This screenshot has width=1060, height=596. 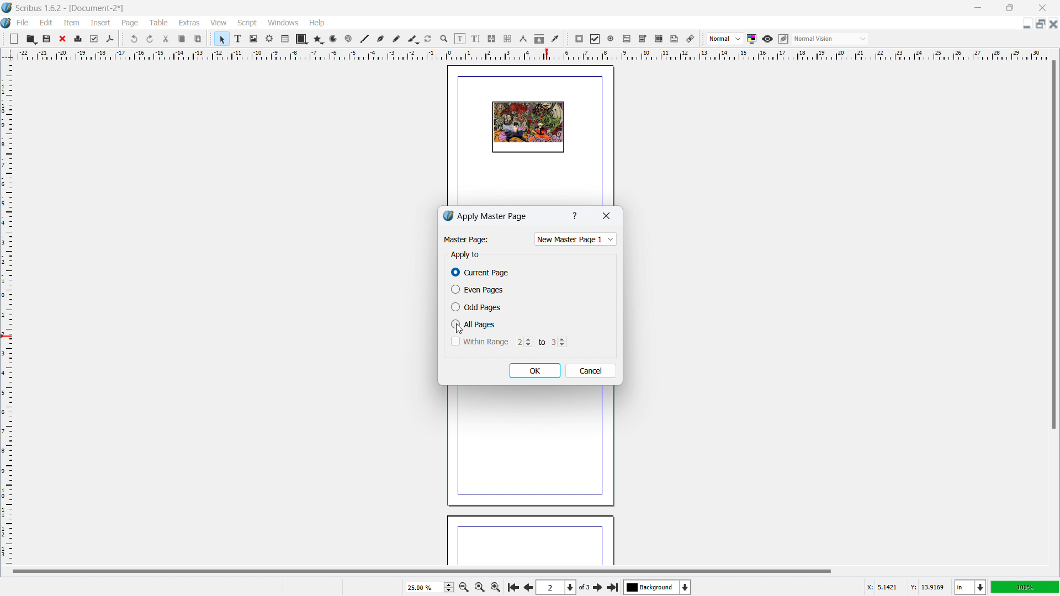 What do you see at coordinates (556, 38) in the screenshot?
I see `eye dropper` at bounding box center [556, 38].